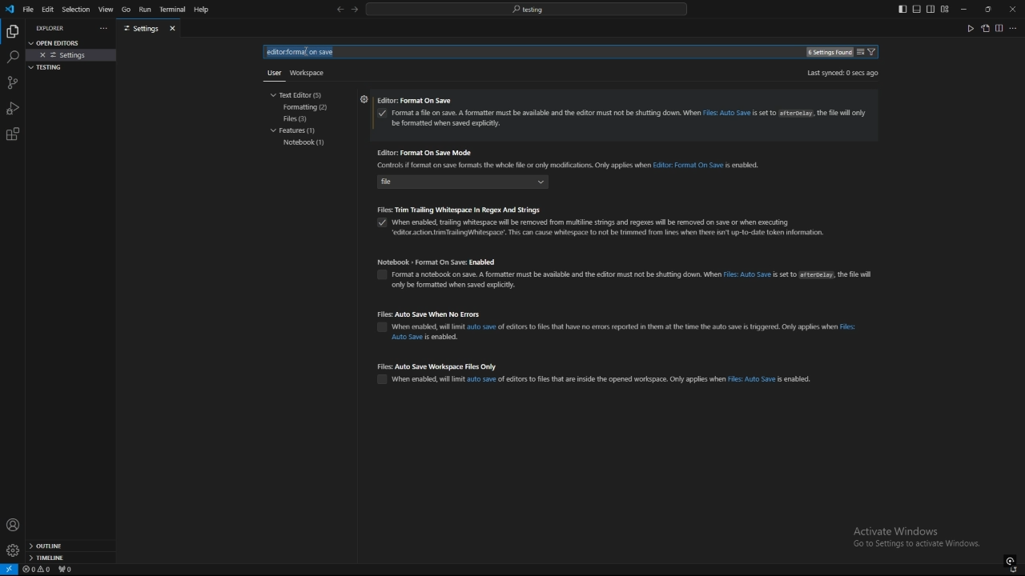 Image resolution: width=1025 pixels, height=576 pixels. I want to click on notebook format on save : enabled informations, so click(661, 279).